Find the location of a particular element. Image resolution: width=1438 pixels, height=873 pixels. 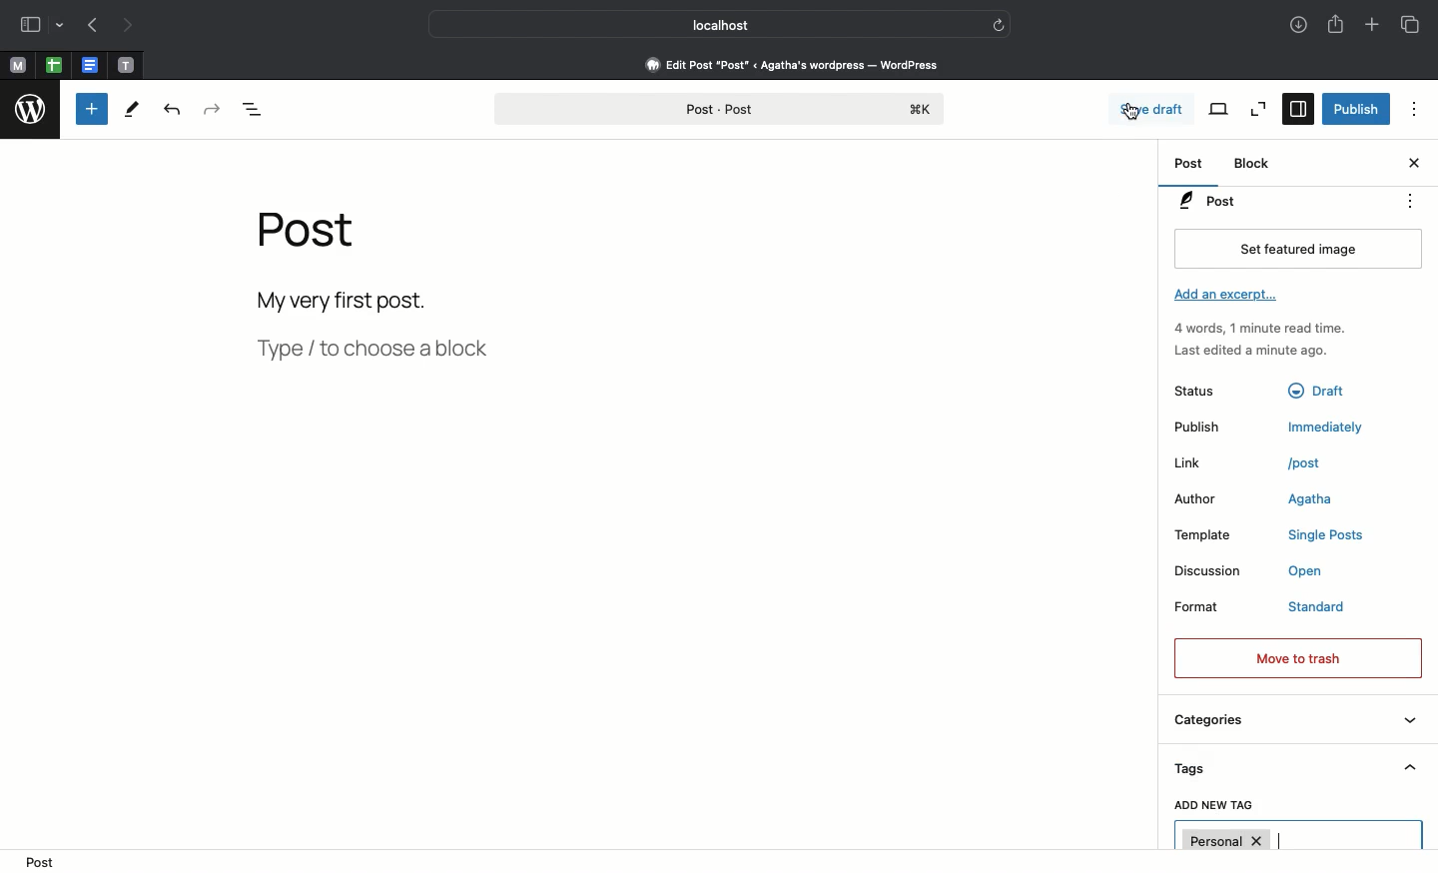

Tags is located at coordinates (1295, 772).